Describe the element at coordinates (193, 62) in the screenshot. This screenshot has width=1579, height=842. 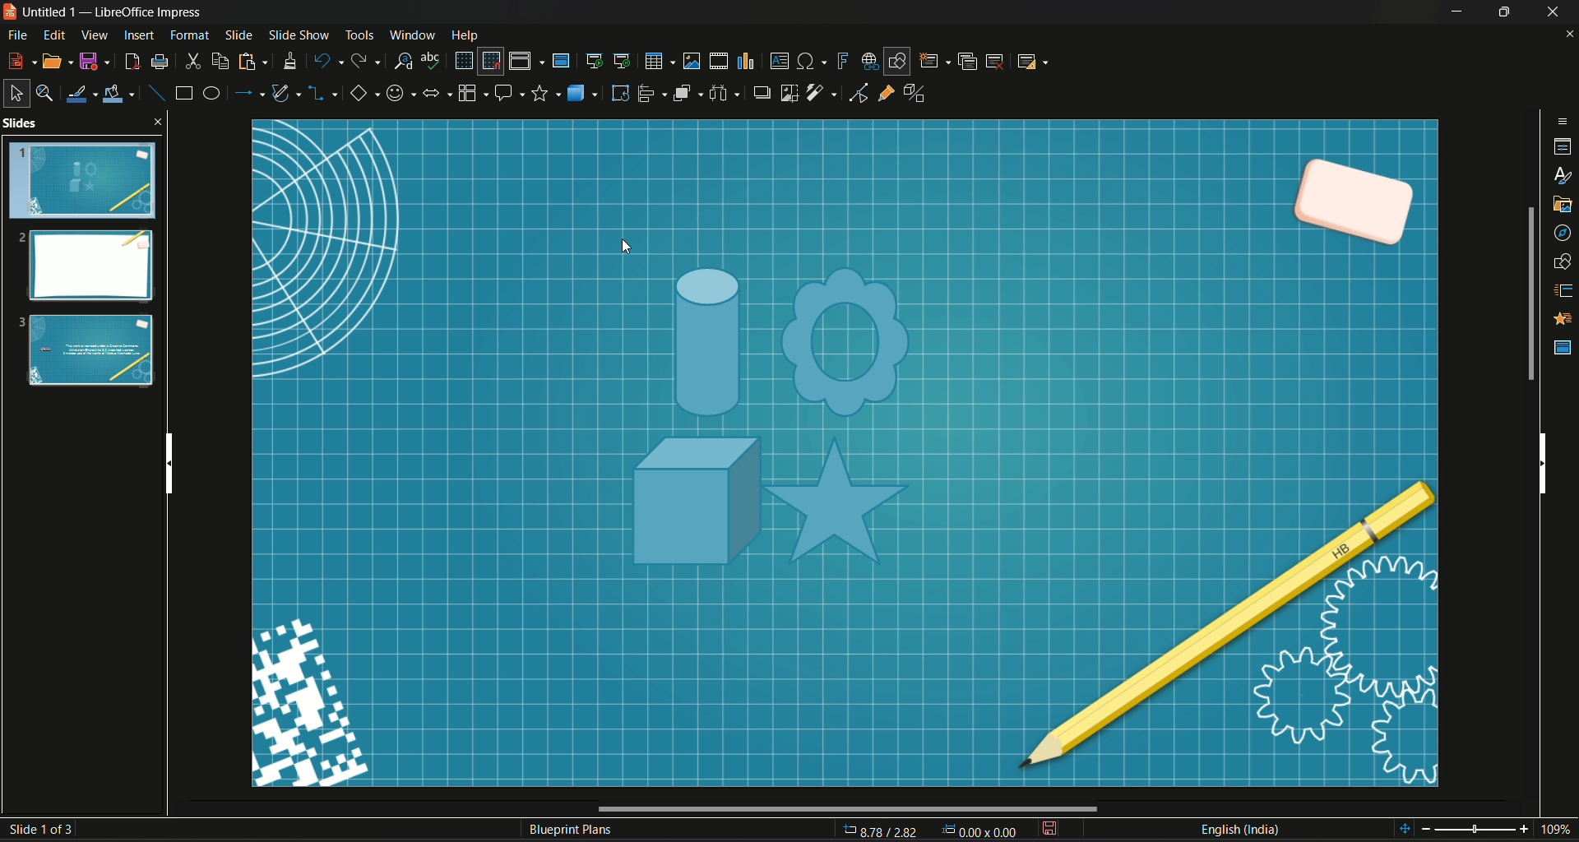
I see `cut` at that location.